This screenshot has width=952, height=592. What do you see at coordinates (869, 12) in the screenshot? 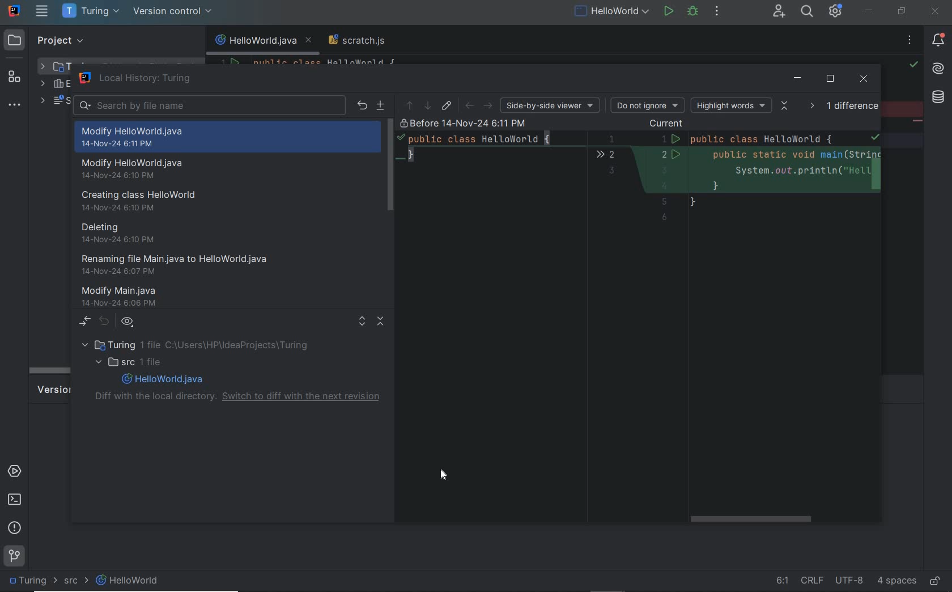
I see `minimize` at bounding box center [869, 12].